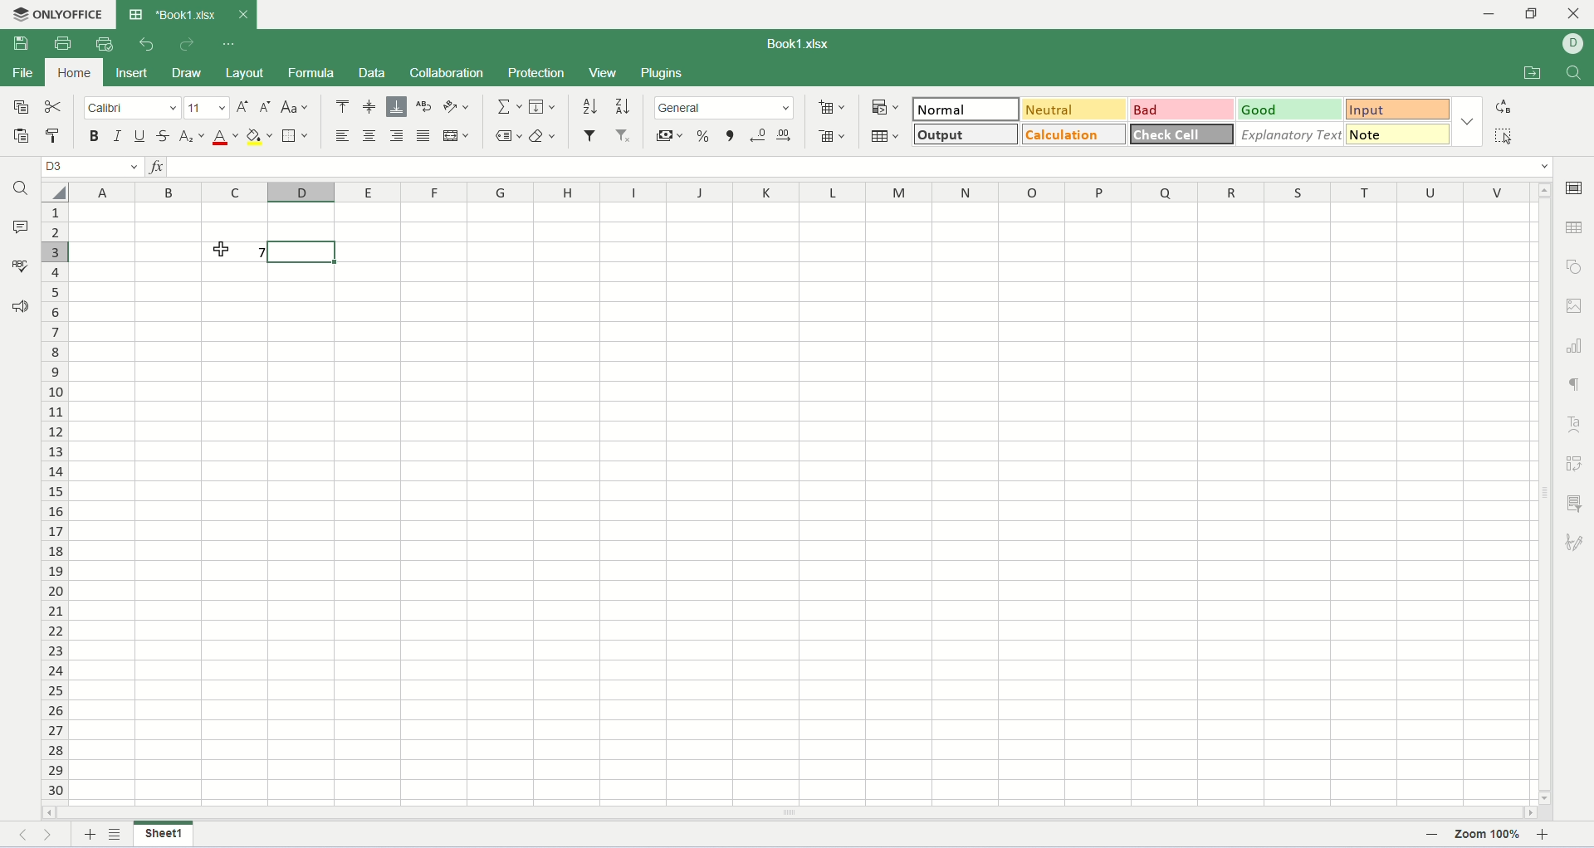  What do you see at coordinates (459, 105) in the screenshot?
I see `orientation` at bounding box center [459, 105].